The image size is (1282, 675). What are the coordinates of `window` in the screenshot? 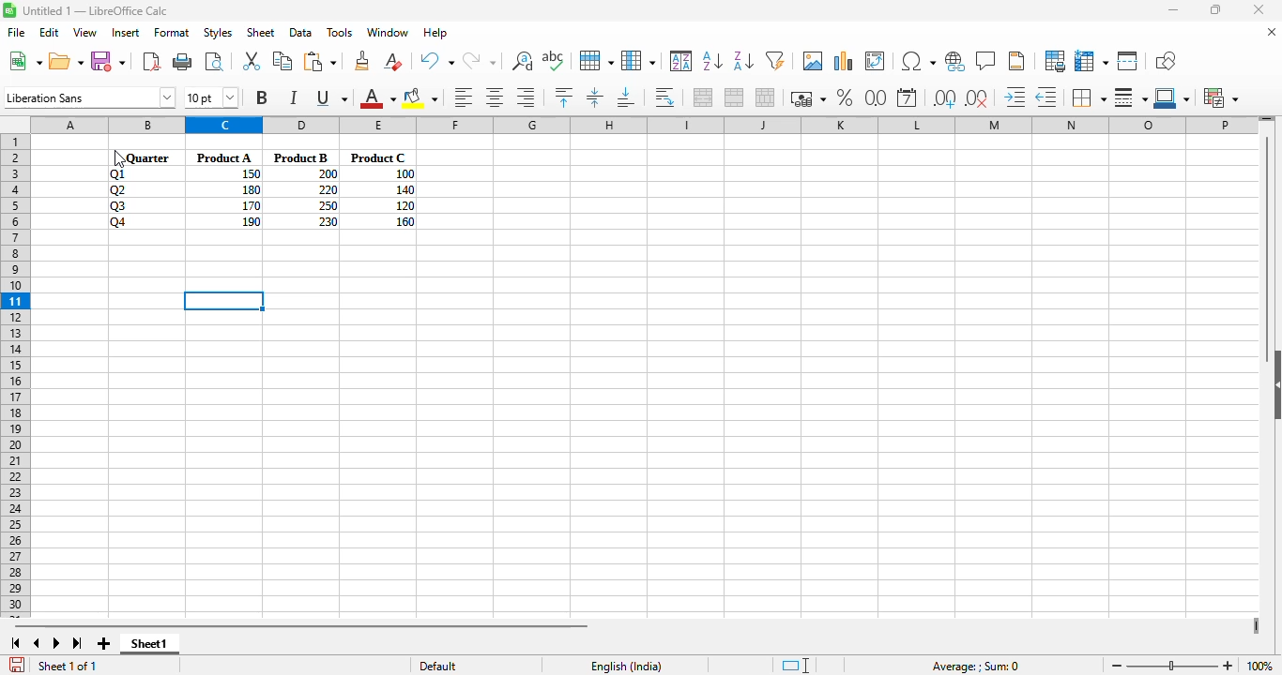 It's located at (388, 32).